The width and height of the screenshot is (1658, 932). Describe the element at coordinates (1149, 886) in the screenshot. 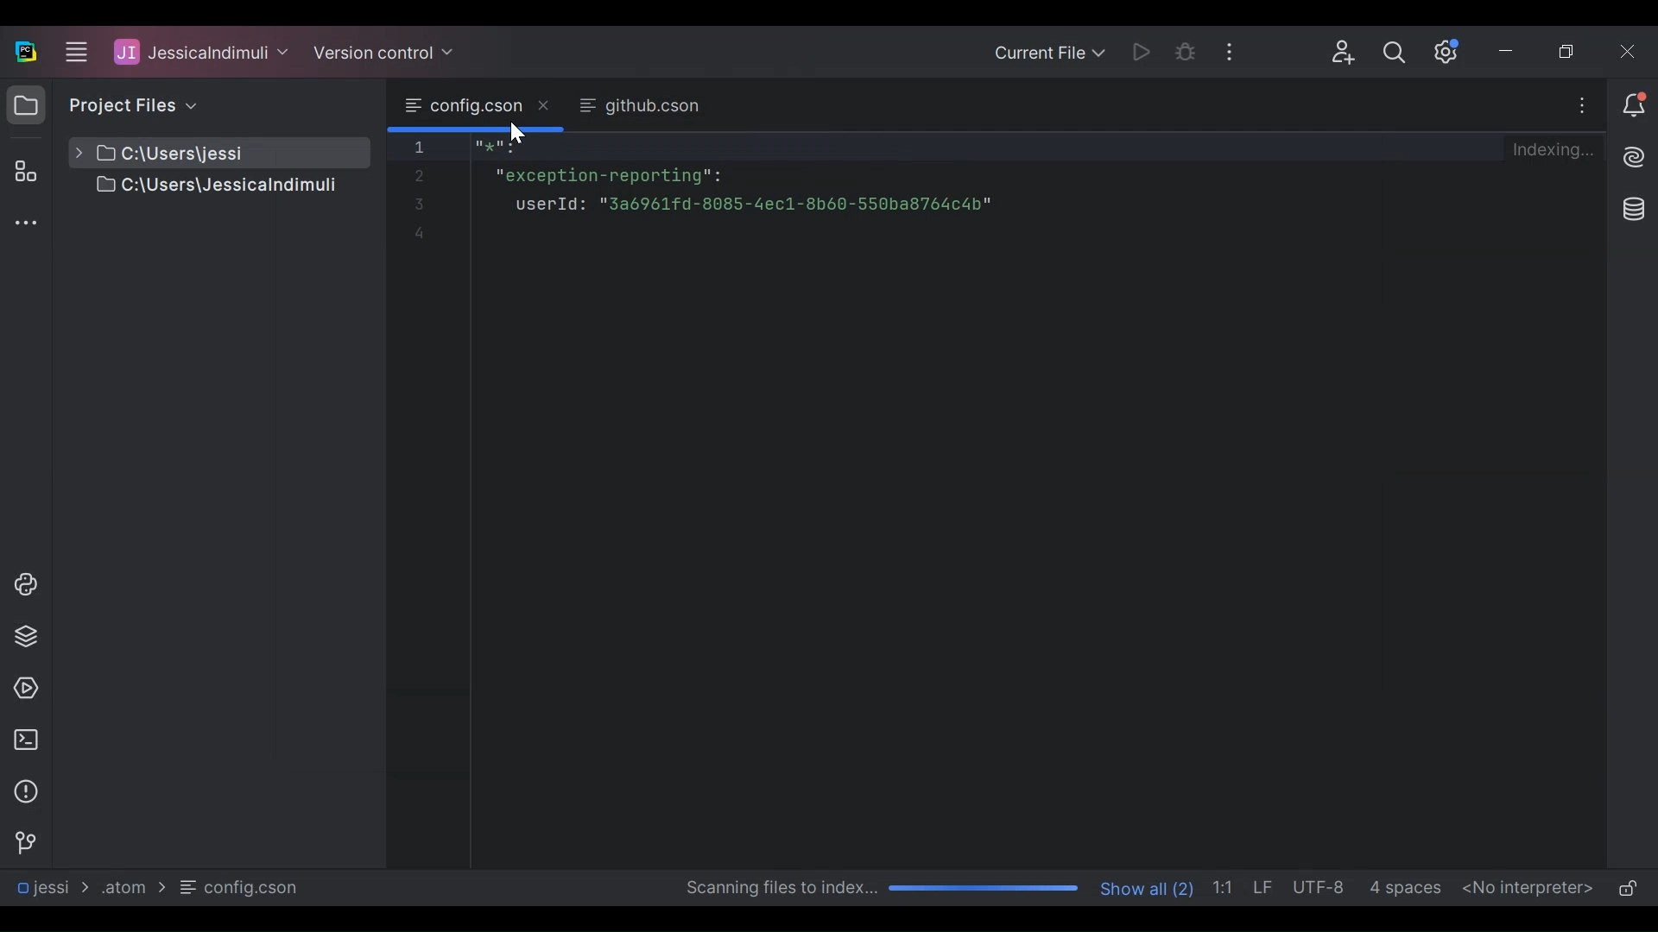

I see `Show Number of Files` at that location.